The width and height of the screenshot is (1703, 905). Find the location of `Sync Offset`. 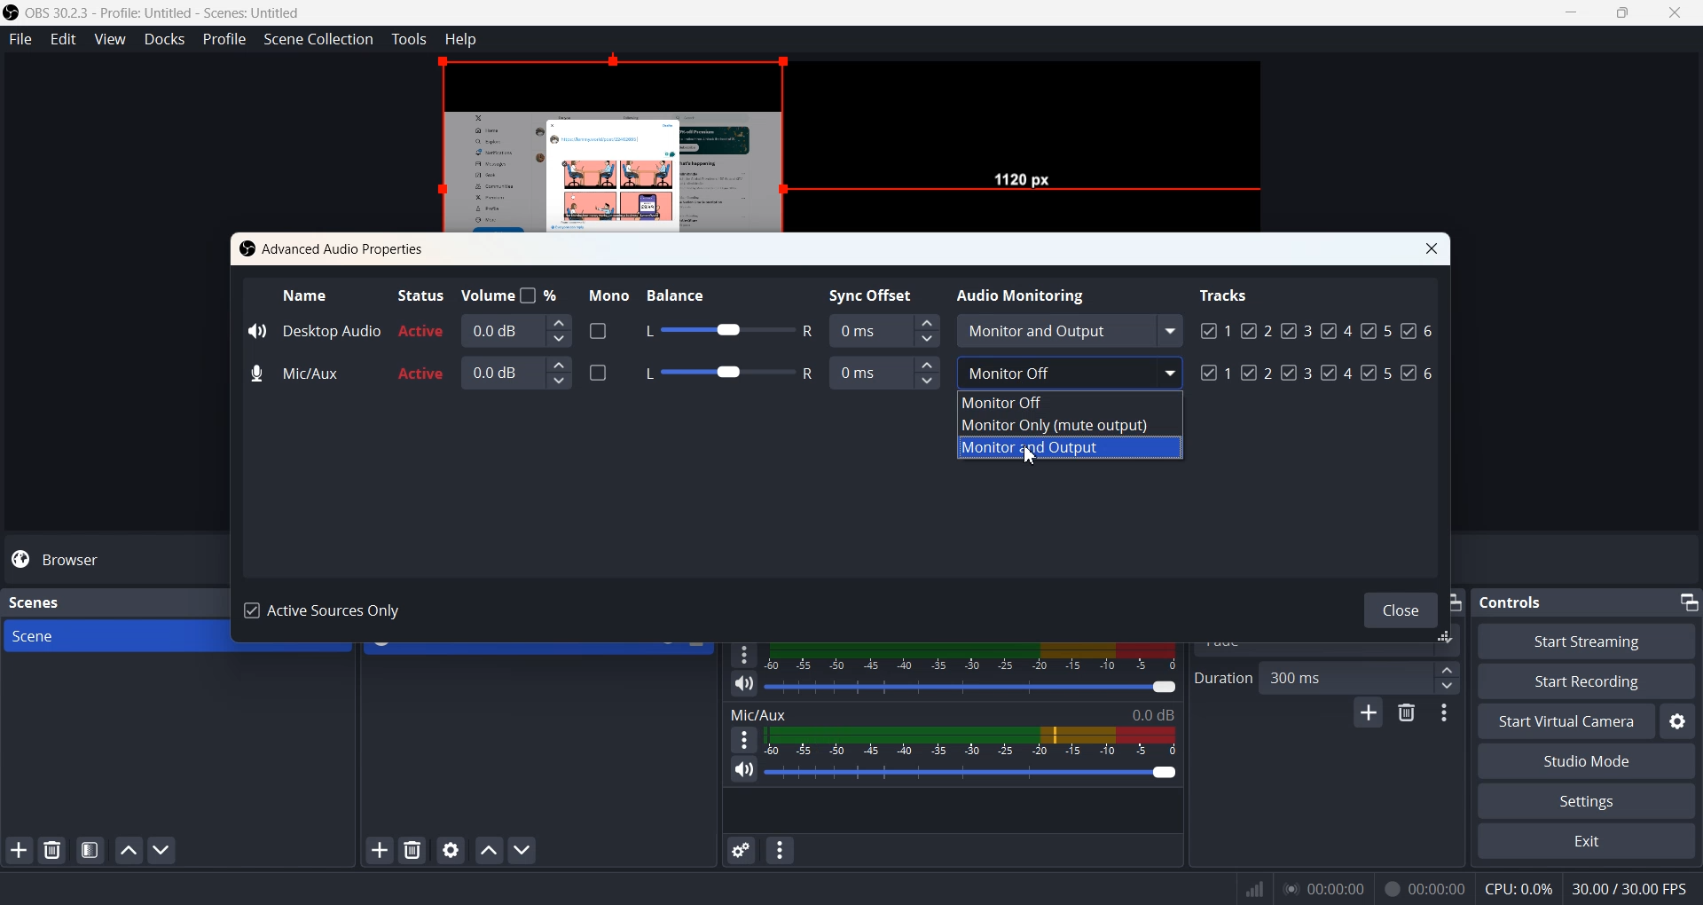

Sync Offset is located at coordinates (876, 293).